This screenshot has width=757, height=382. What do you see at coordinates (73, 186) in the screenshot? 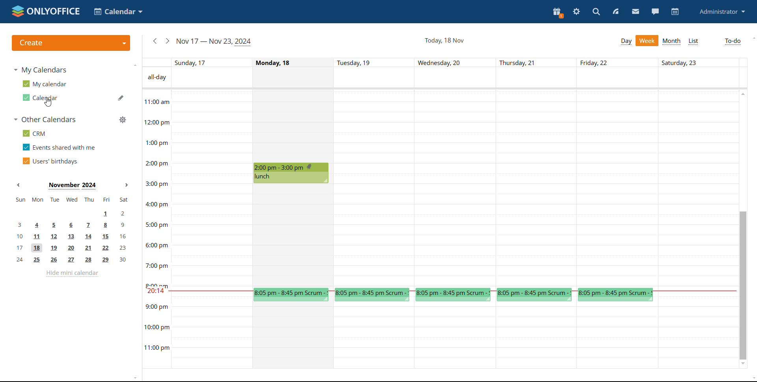
I see `current month` at bounding box center [73, 186].